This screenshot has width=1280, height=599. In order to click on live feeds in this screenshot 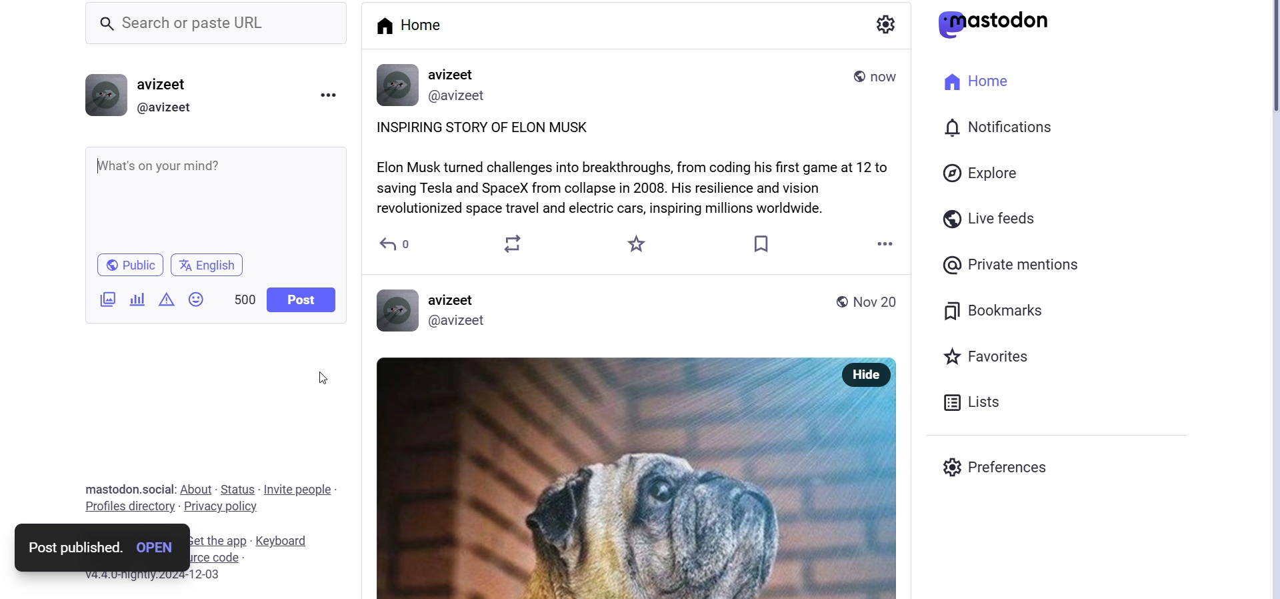, I will do `click(988, 220)`.